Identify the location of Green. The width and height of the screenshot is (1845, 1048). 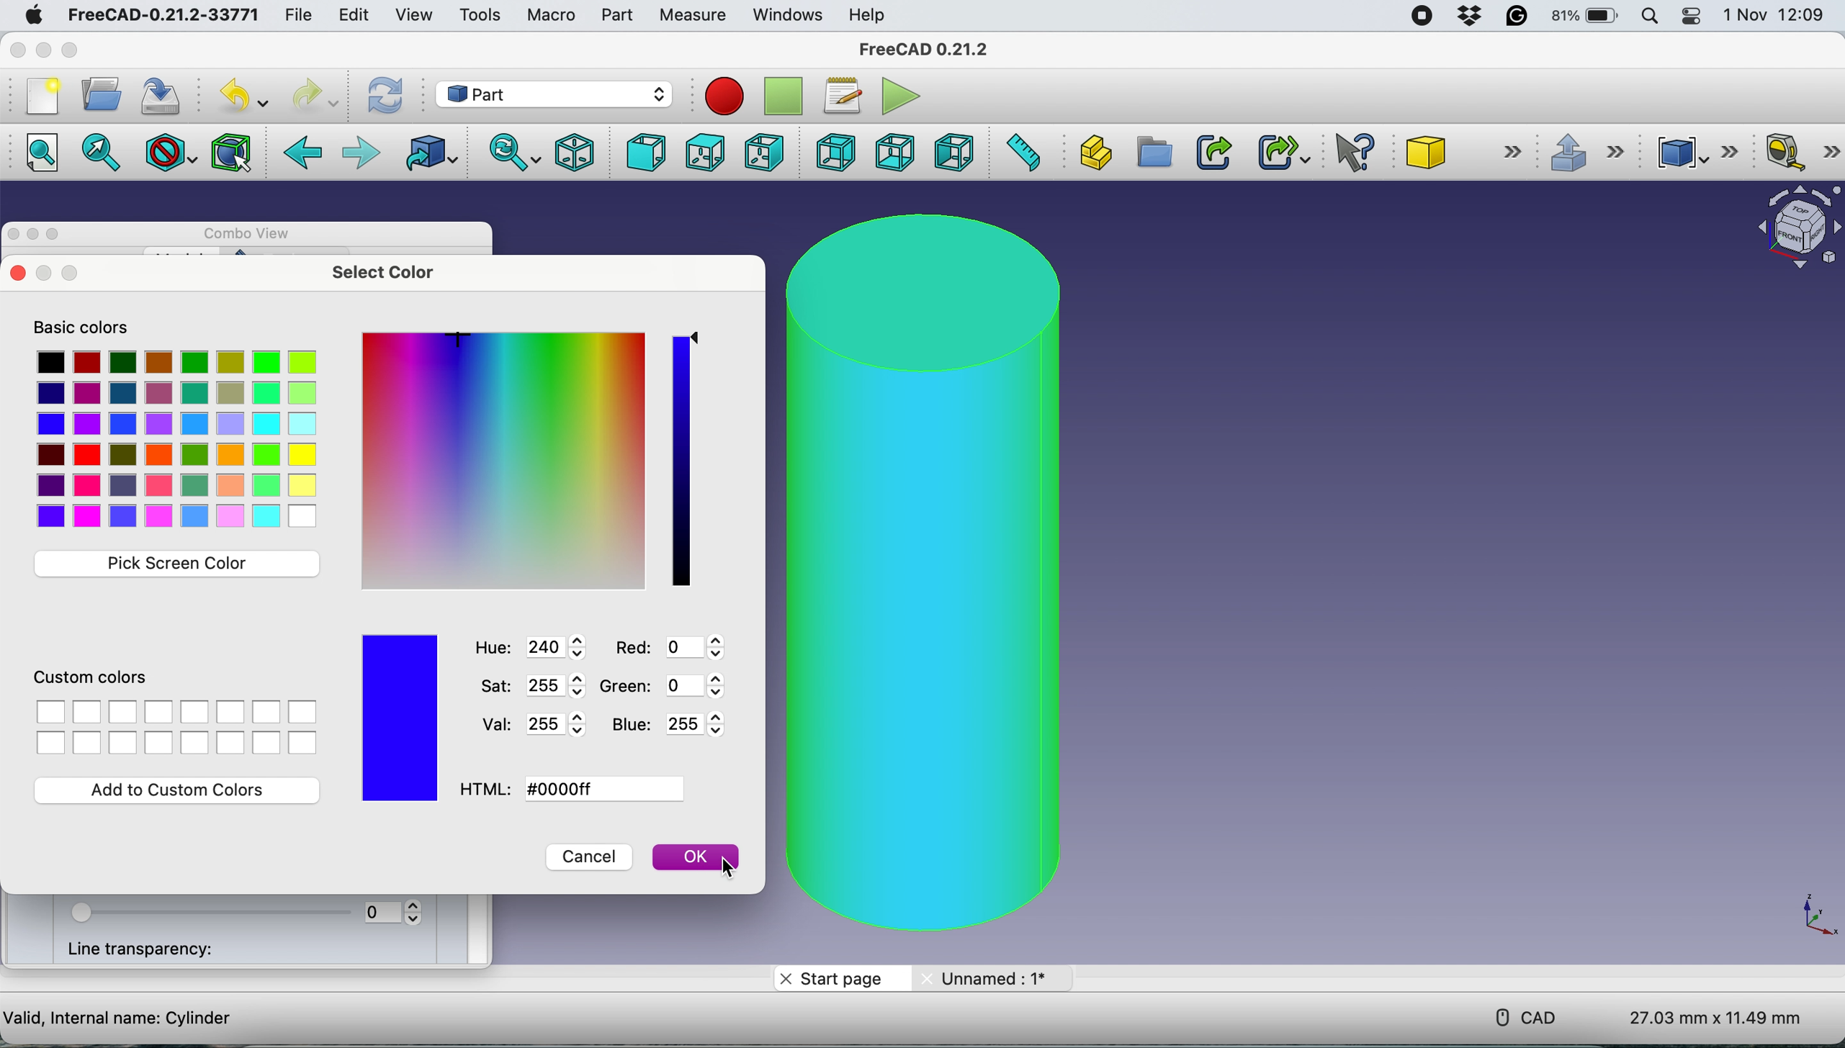
(661, 685).